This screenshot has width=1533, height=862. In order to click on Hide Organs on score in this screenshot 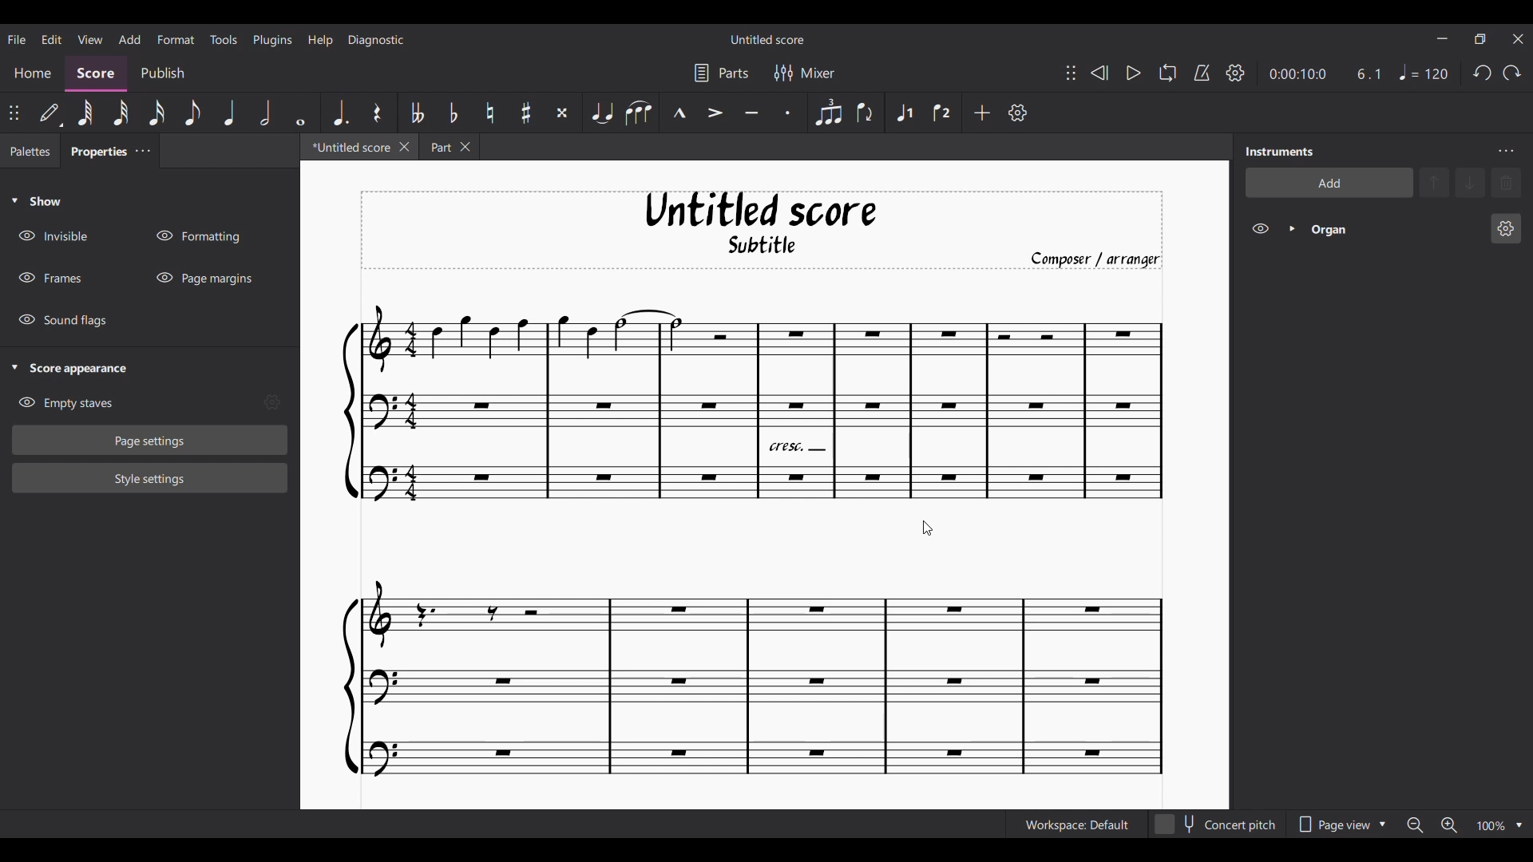, I will do `click(1260, 229)`.